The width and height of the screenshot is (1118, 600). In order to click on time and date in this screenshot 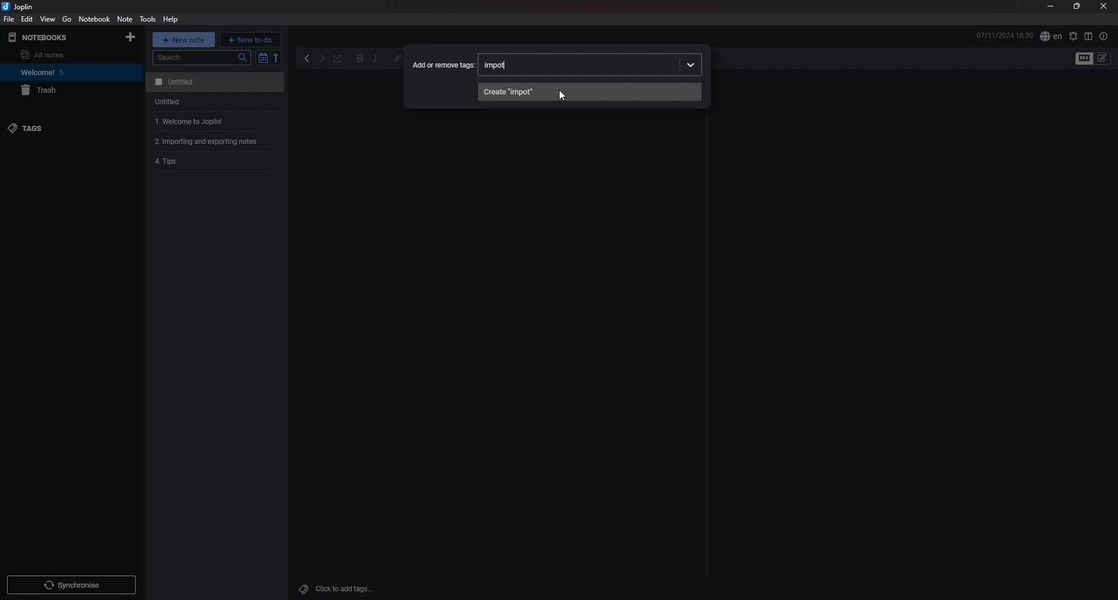, I will do `click(1004, 35)`.